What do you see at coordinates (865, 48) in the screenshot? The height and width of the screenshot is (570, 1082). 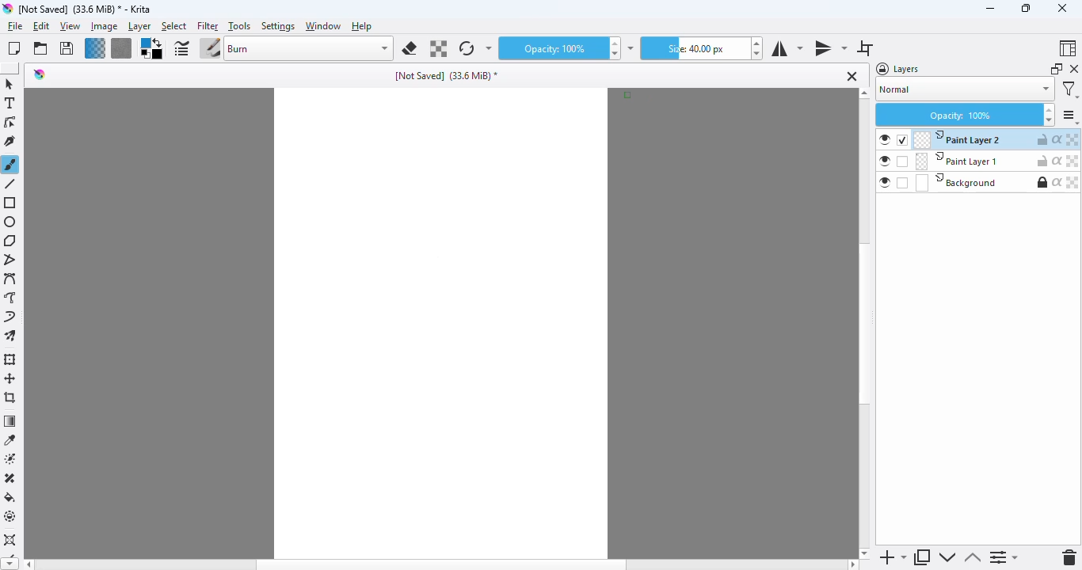 I see `wrap around mode` at bounding box center [865, 48].